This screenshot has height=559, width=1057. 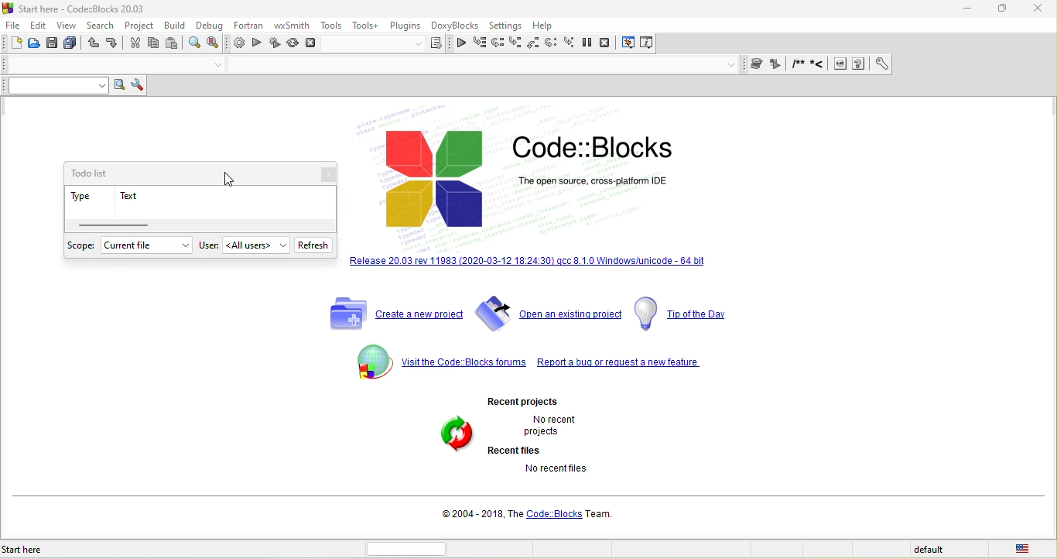 What do you see at coordinates (155, 45) in the screenshot?
I see `copy` at bounding box center [155, 45].